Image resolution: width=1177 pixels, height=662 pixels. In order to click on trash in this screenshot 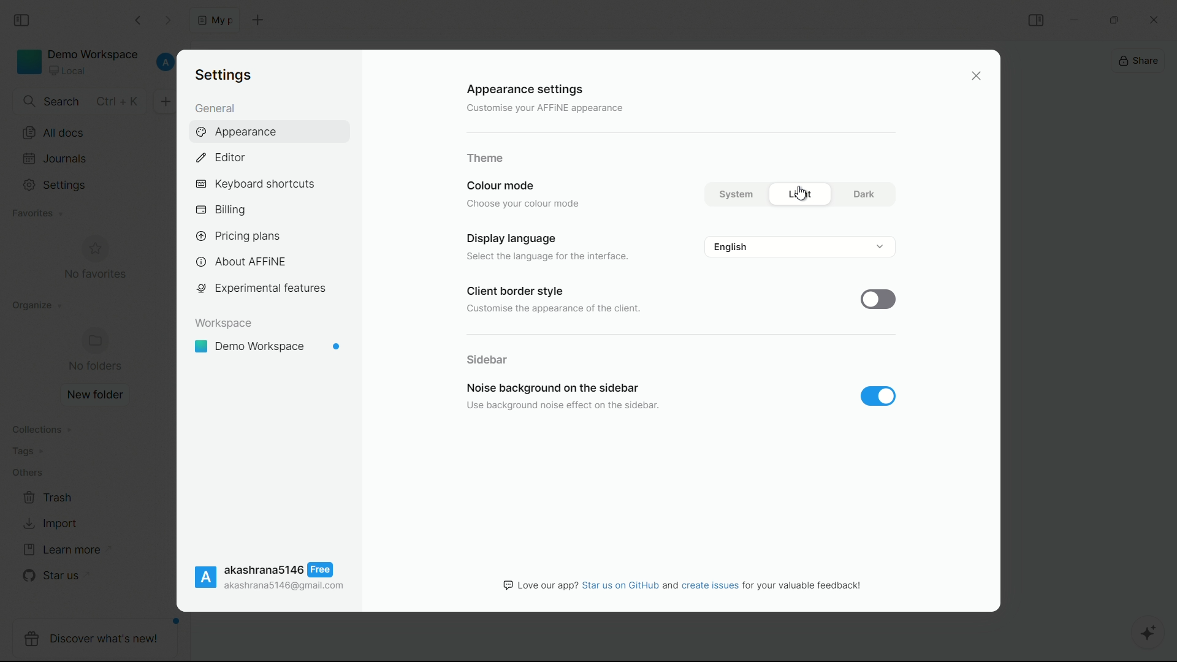, I will do `click(49, 498)`.